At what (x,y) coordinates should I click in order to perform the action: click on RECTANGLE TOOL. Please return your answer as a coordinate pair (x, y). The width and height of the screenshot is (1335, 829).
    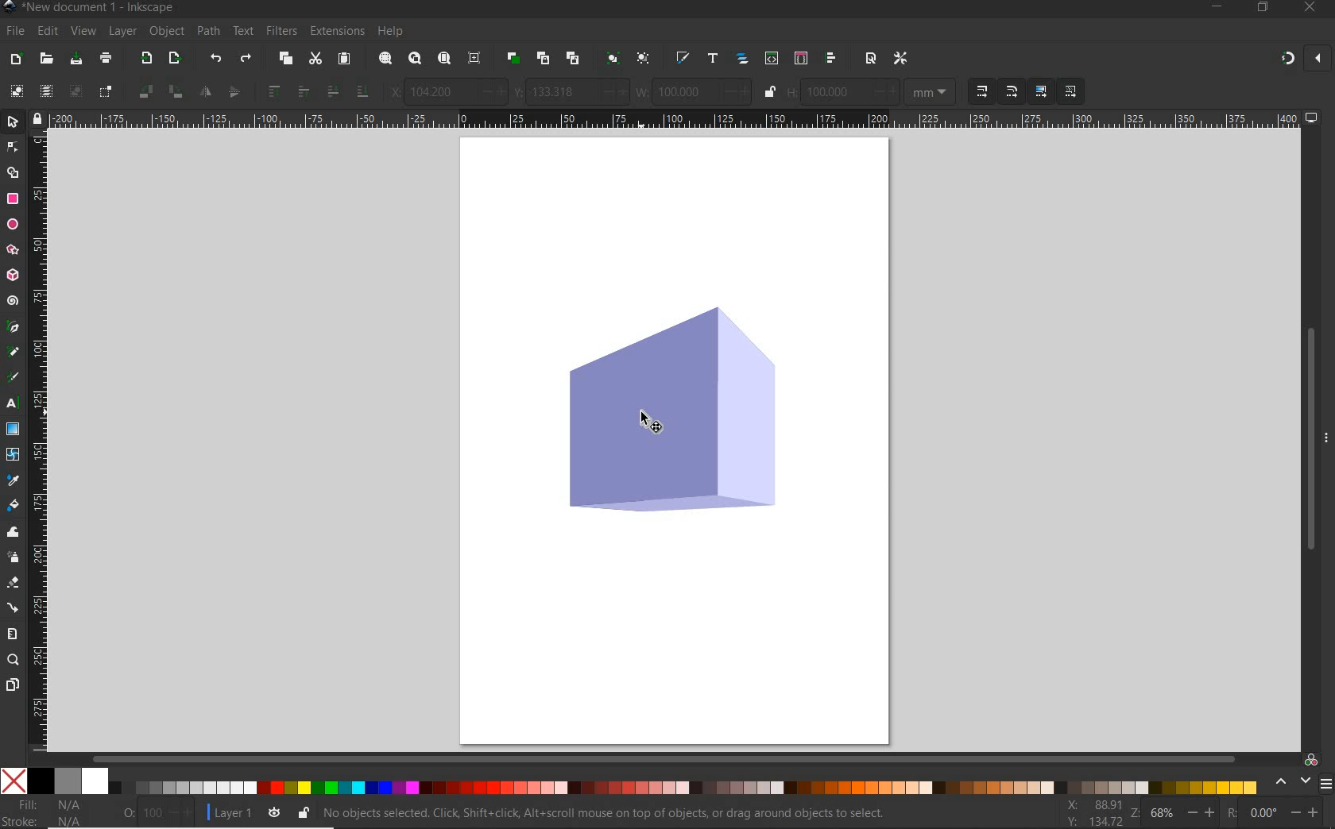
    Looking at the image, I should click on (13, 199).